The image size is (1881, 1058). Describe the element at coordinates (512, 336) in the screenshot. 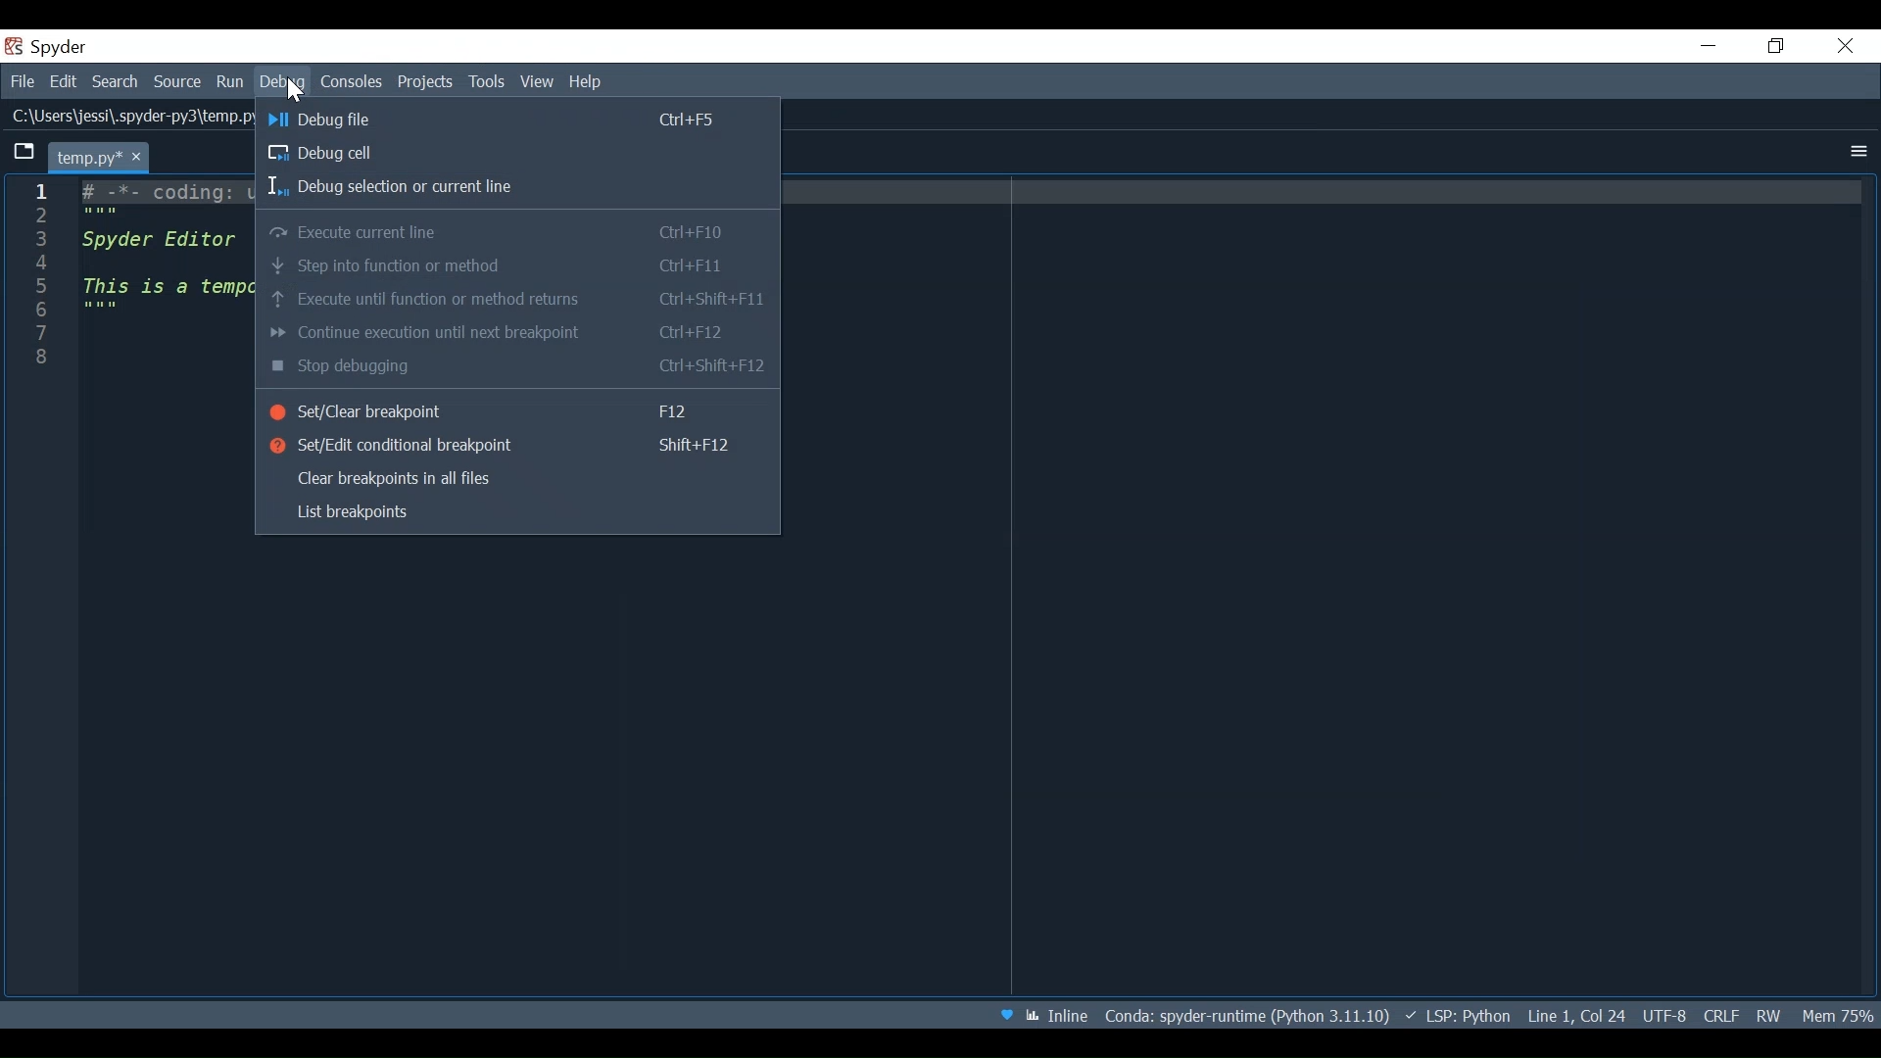

I see `Configure execution until next breakpoint` at that location.